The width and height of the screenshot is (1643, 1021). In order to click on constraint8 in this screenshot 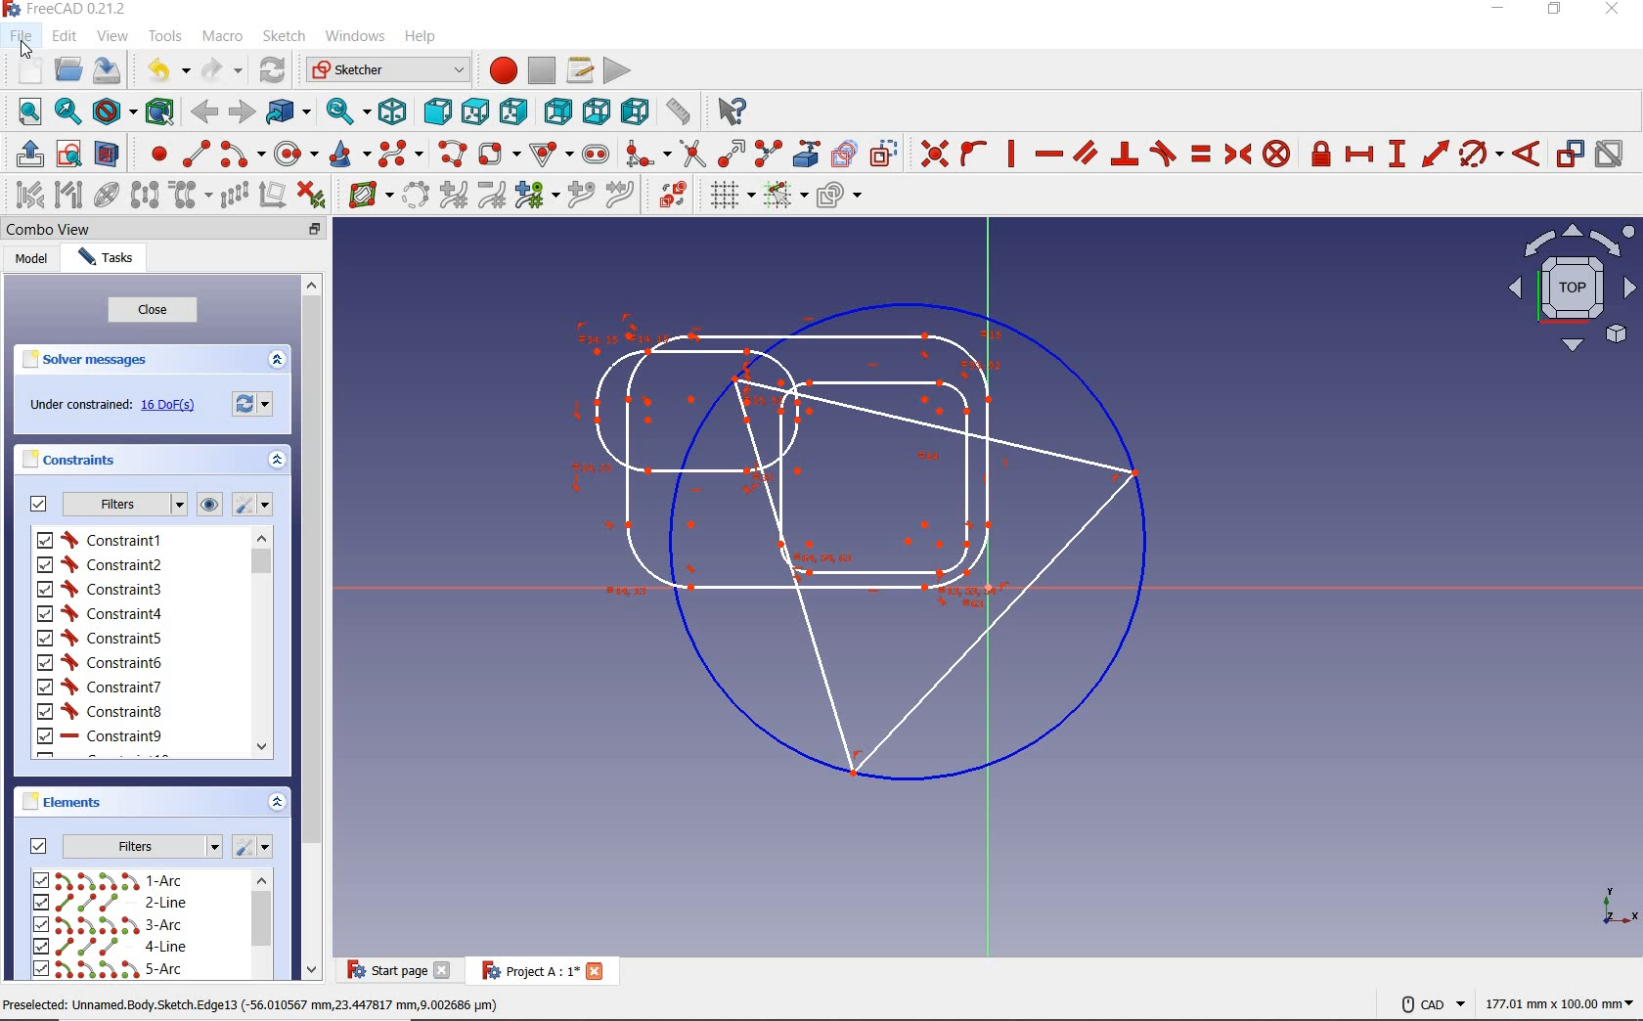, I will do `click(100, 712)`.